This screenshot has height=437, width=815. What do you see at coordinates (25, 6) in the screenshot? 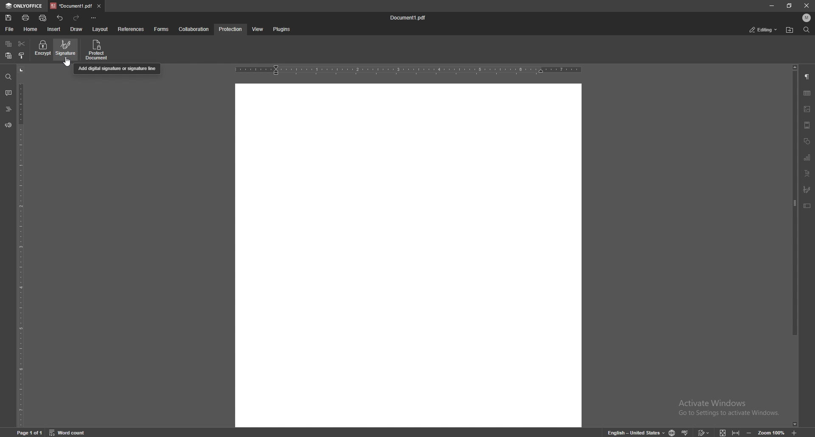
I see `onlyoffice` at bounding box center [25, 6].